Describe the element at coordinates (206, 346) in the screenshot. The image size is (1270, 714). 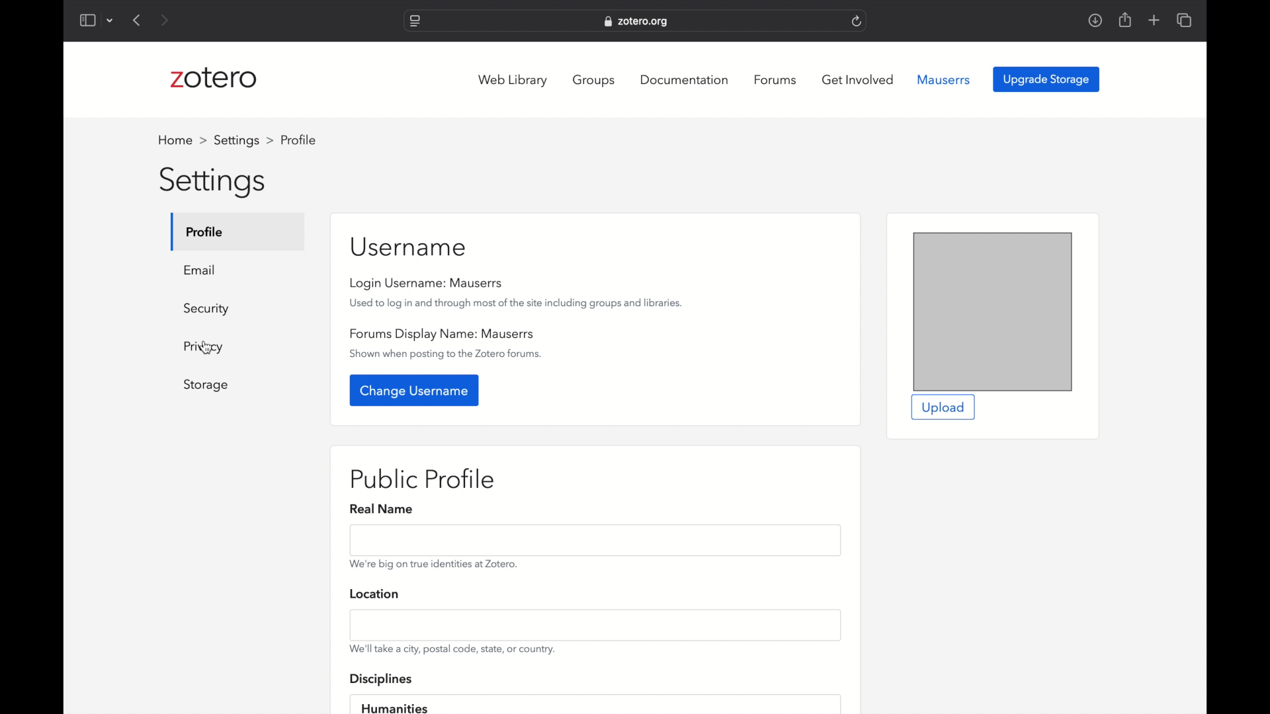
I see `cursor` at that location.